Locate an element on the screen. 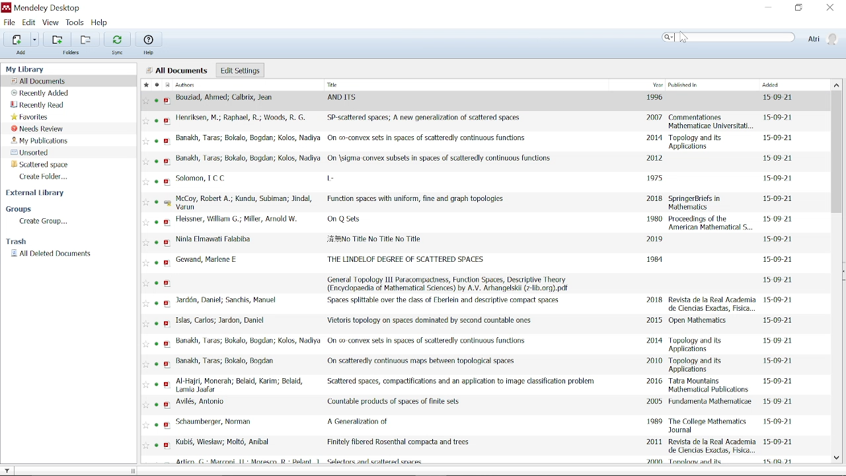 This screenshot has height=476, width=846. Jardén, Daniel; Sanchis, Manuel ‘Spaces splittable over the dass of Fberlein and descriptive compact spaces. 2018 Revista de la Real Academia de Ciencias Exactas, Fisica 15-09-21 is located at coordinates (481, 304).